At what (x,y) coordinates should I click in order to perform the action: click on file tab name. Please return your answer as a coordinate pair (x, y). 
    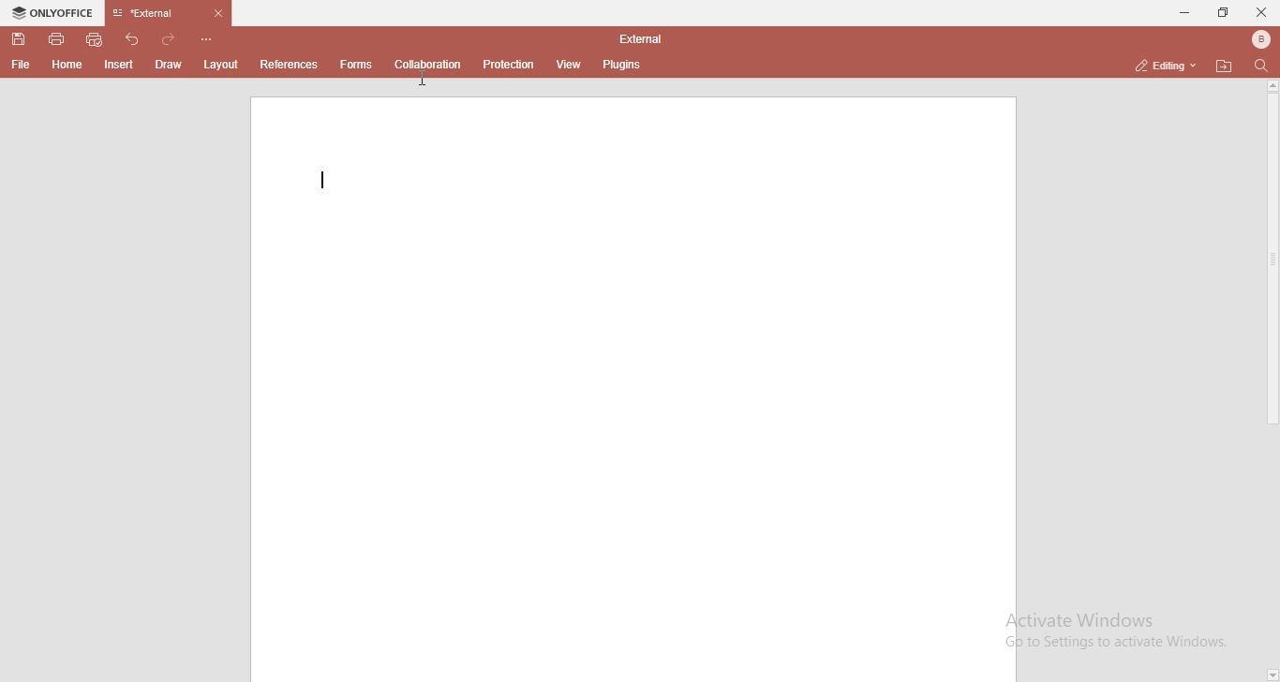
    Looking at the image, I should click on (171, 13).